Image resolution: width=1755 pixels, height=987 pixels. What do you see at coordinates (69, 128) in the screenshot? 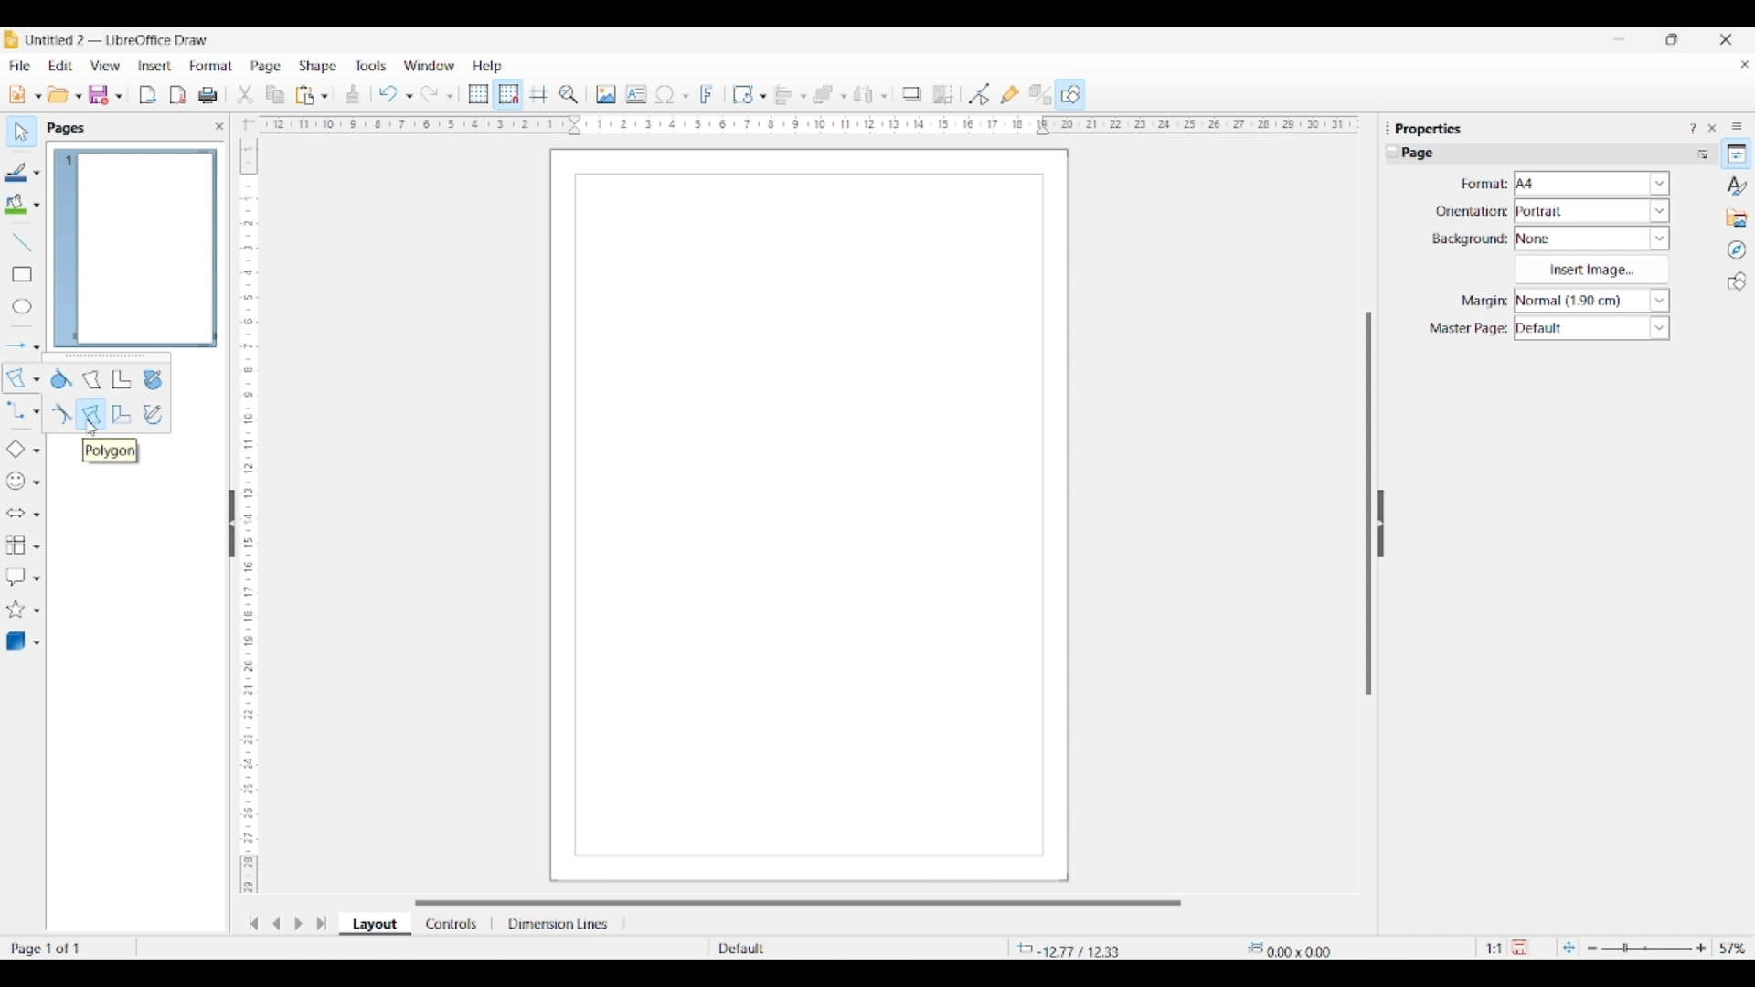
I see `Section title - Pages` at bounding box center [69, 128].